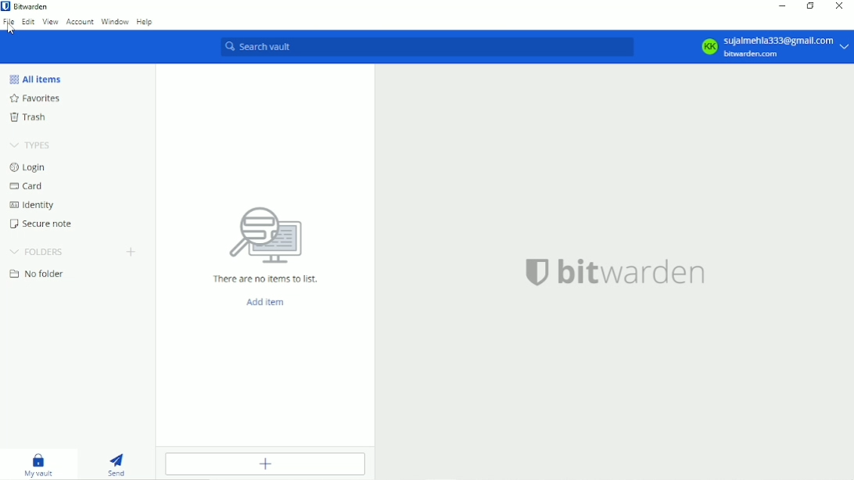 This screenshot has width=854, height=480. Describe the element at coordinates (32, 144) in the screenshot. I see `Types` at that location.